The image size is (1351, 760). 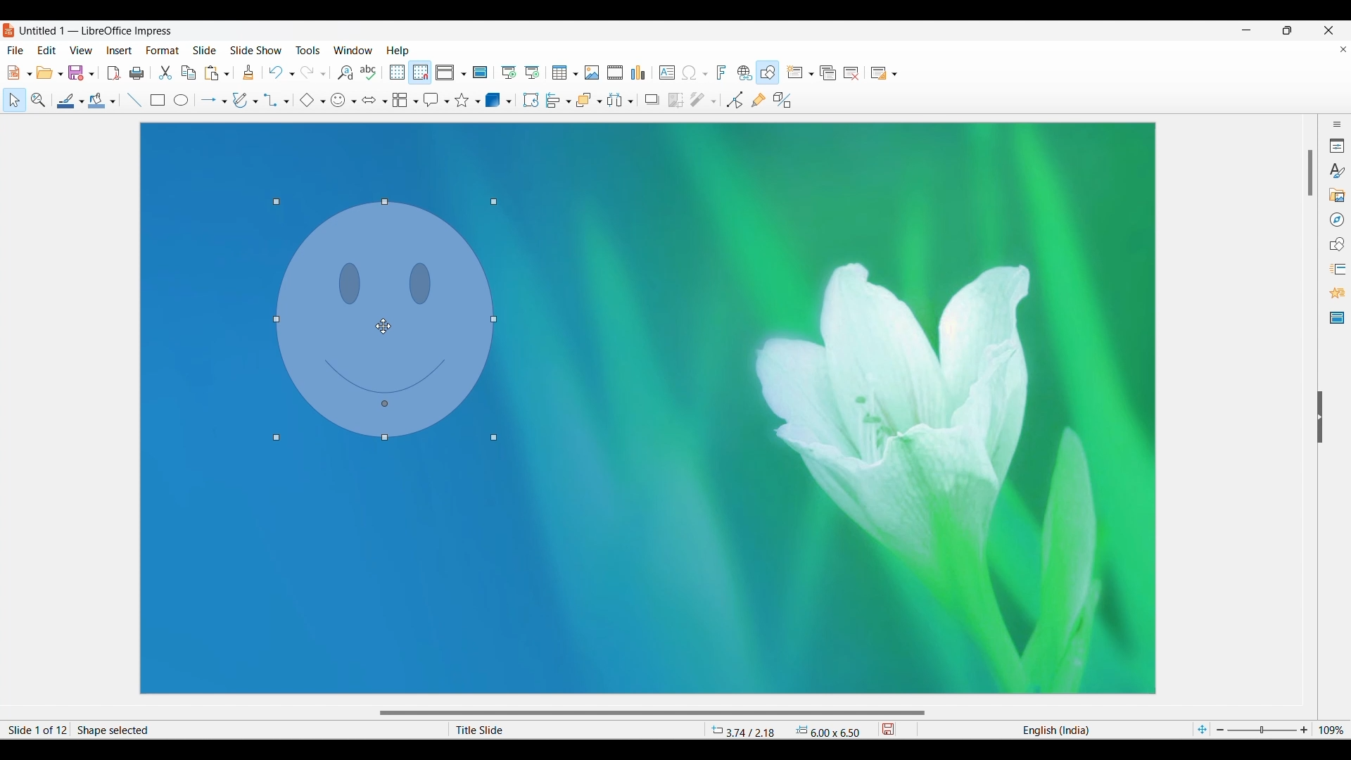 What do you see at coordinates (480, 72) in the screenshot?
I see `Master slide` at bounding box center [480, 72].